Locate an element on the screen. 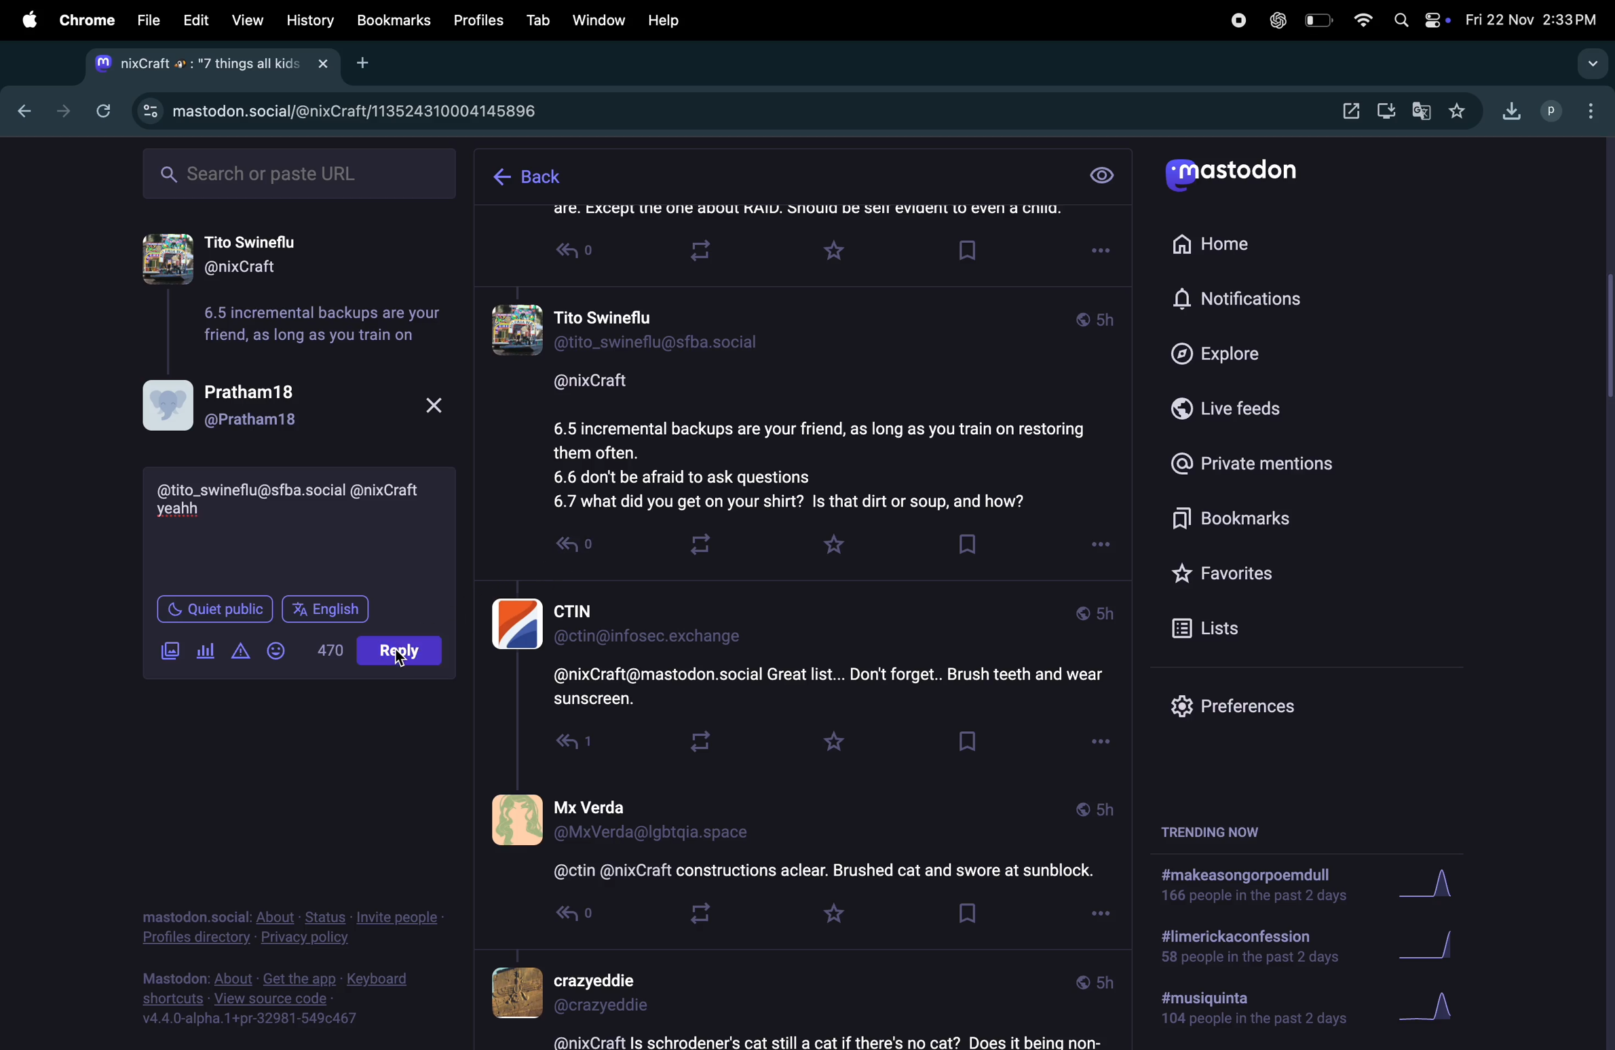 Image resolution: width=1615 pixels, height=1050 pixels. lists is located at coordinates (1263, 631).